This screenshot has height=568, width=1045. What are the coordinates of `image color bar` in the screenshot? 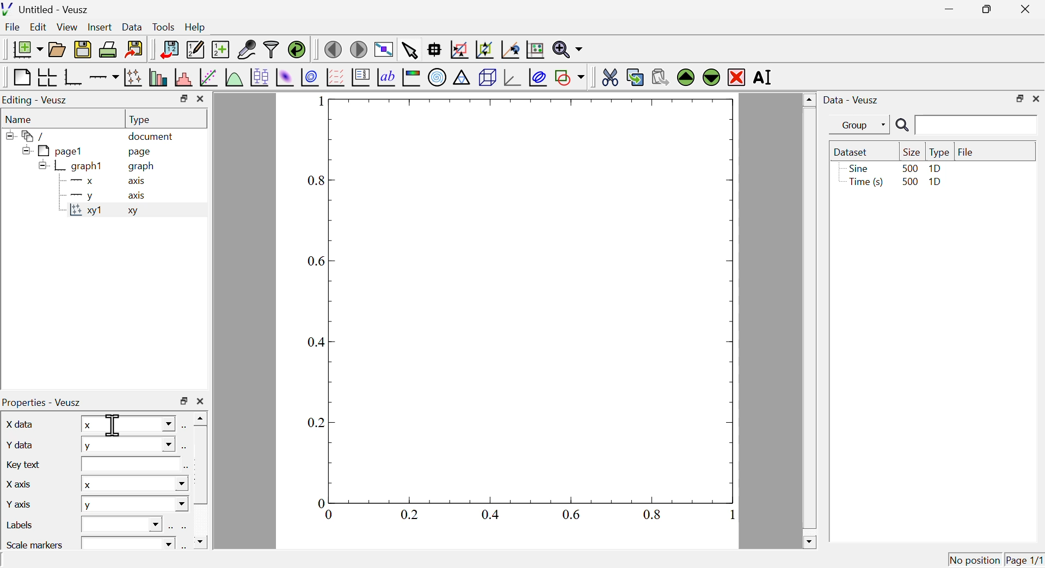 It's located at (412, 78).